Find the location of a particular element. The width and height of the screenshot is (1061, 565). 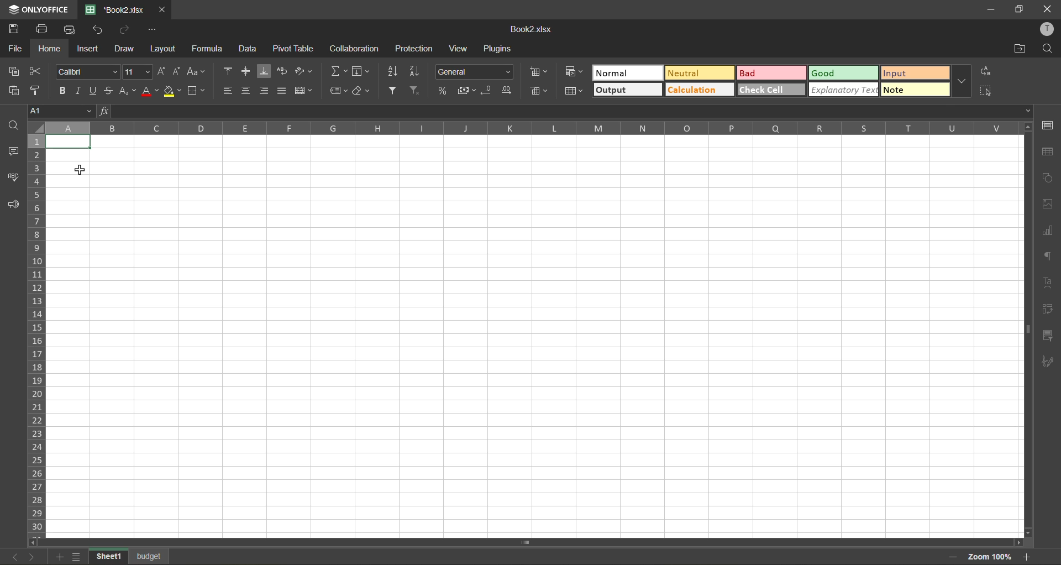

print is located at coordinates (40, 30).